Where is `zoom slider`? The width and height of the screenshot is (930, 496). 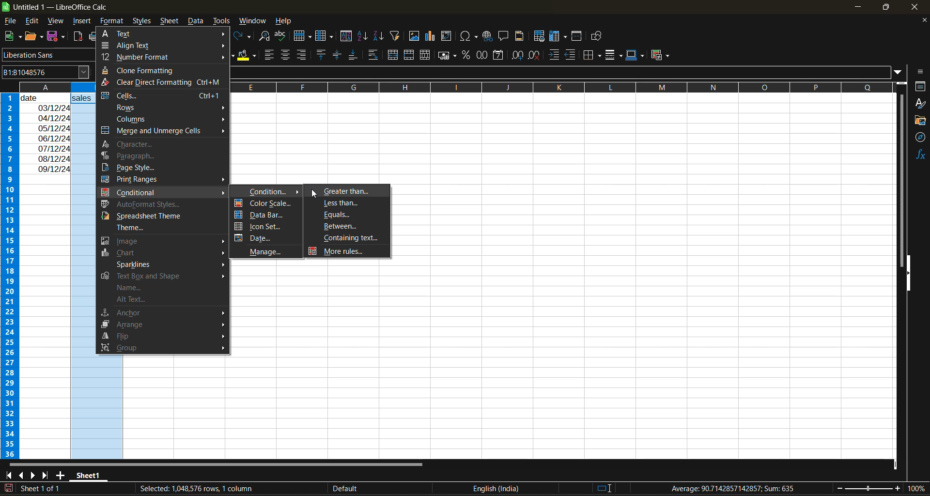 zoom slider is located at coordinates (869, 488).